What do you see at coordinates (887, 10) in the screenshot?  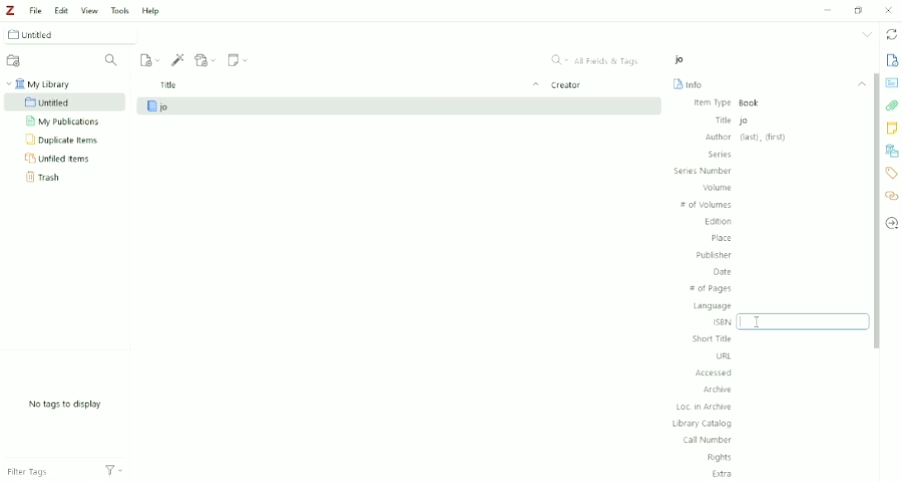 I see `Close` at bounding box center [887, 10].